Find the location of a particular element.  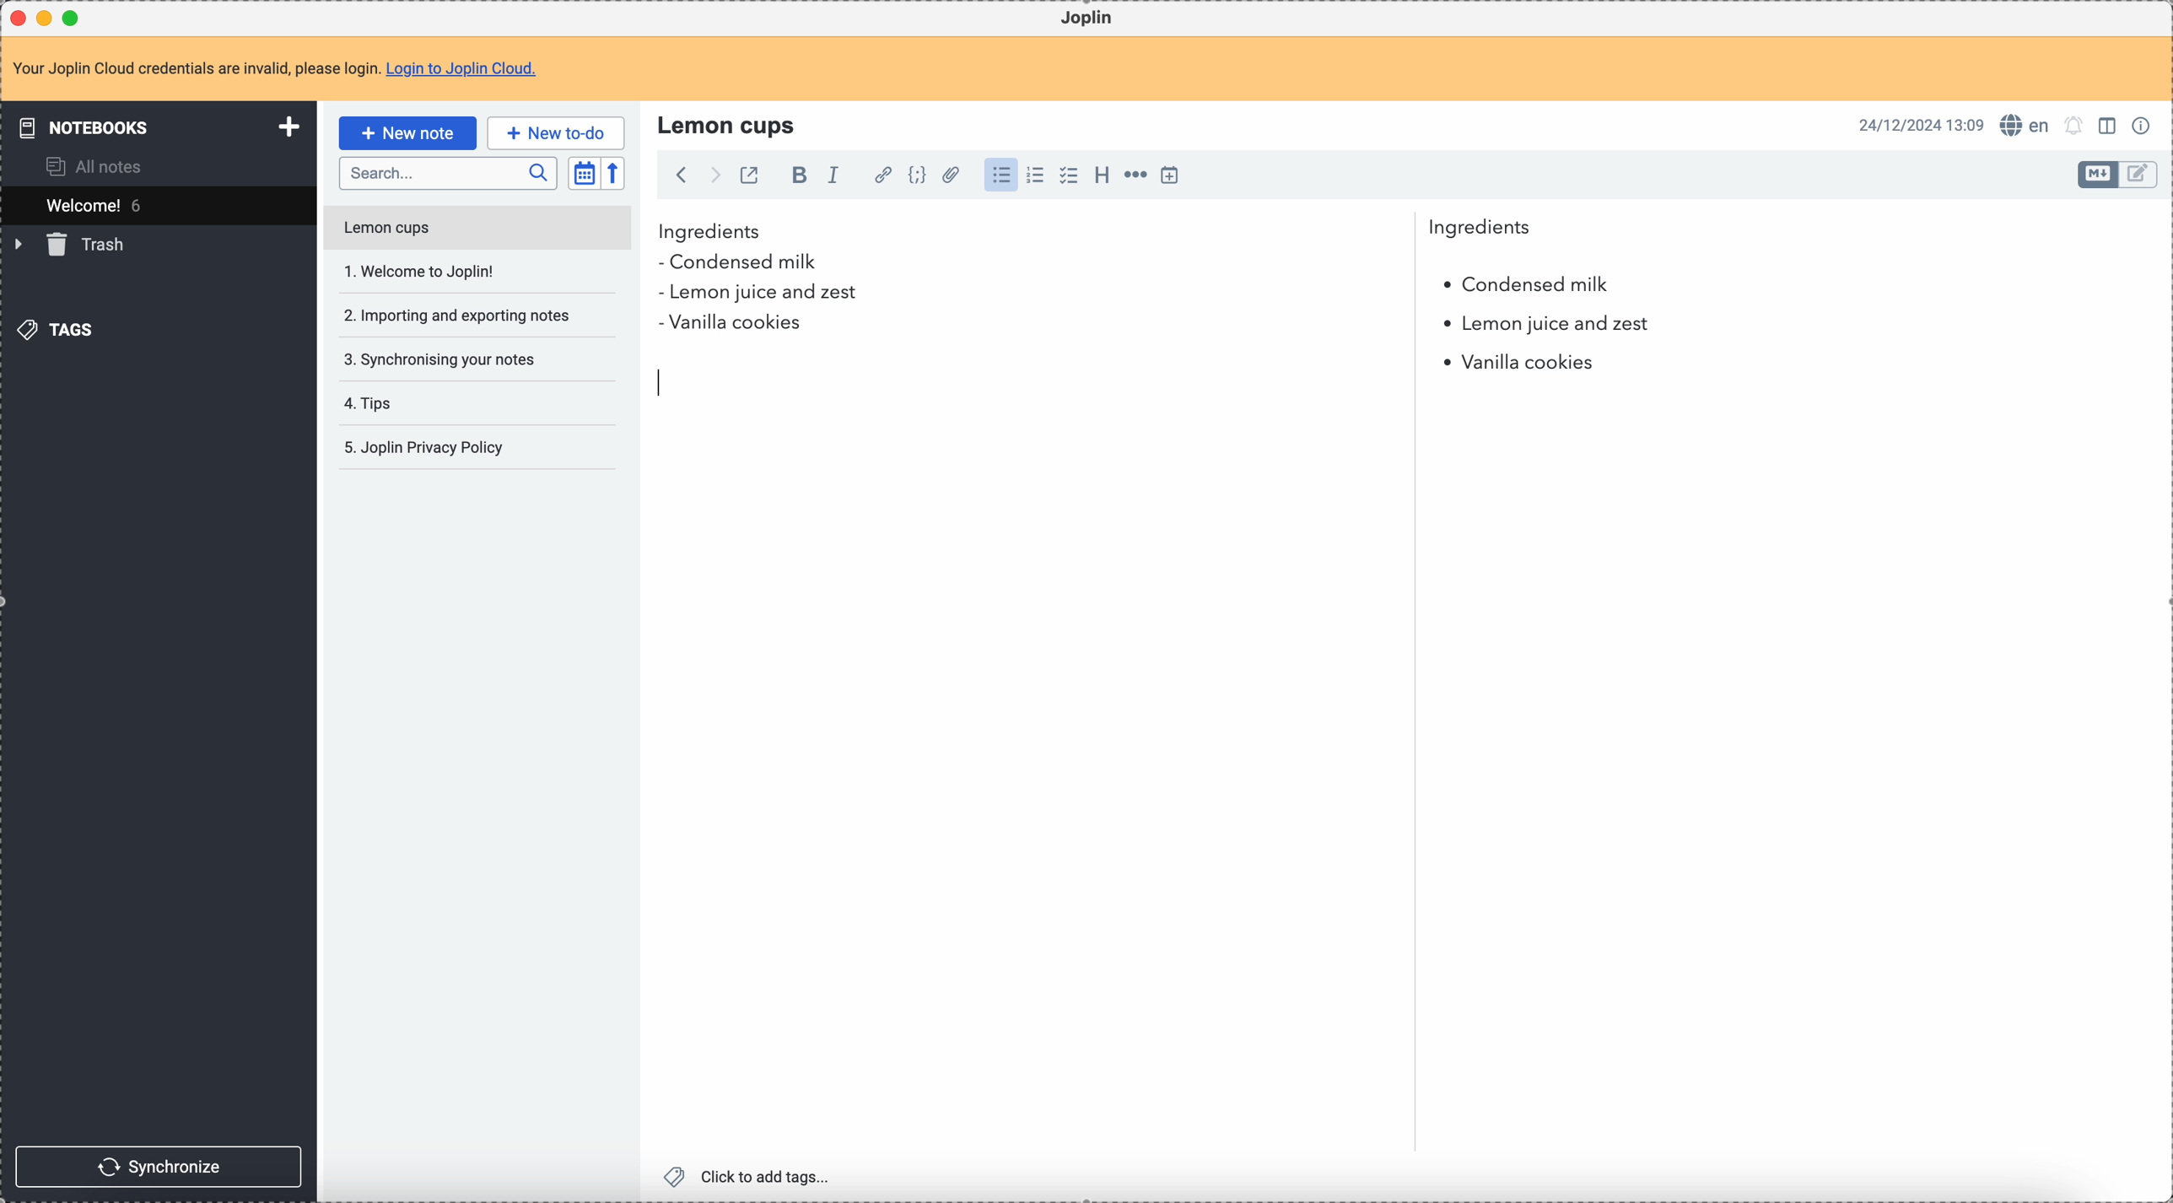

click on new note is located at coordinates (407, 131).